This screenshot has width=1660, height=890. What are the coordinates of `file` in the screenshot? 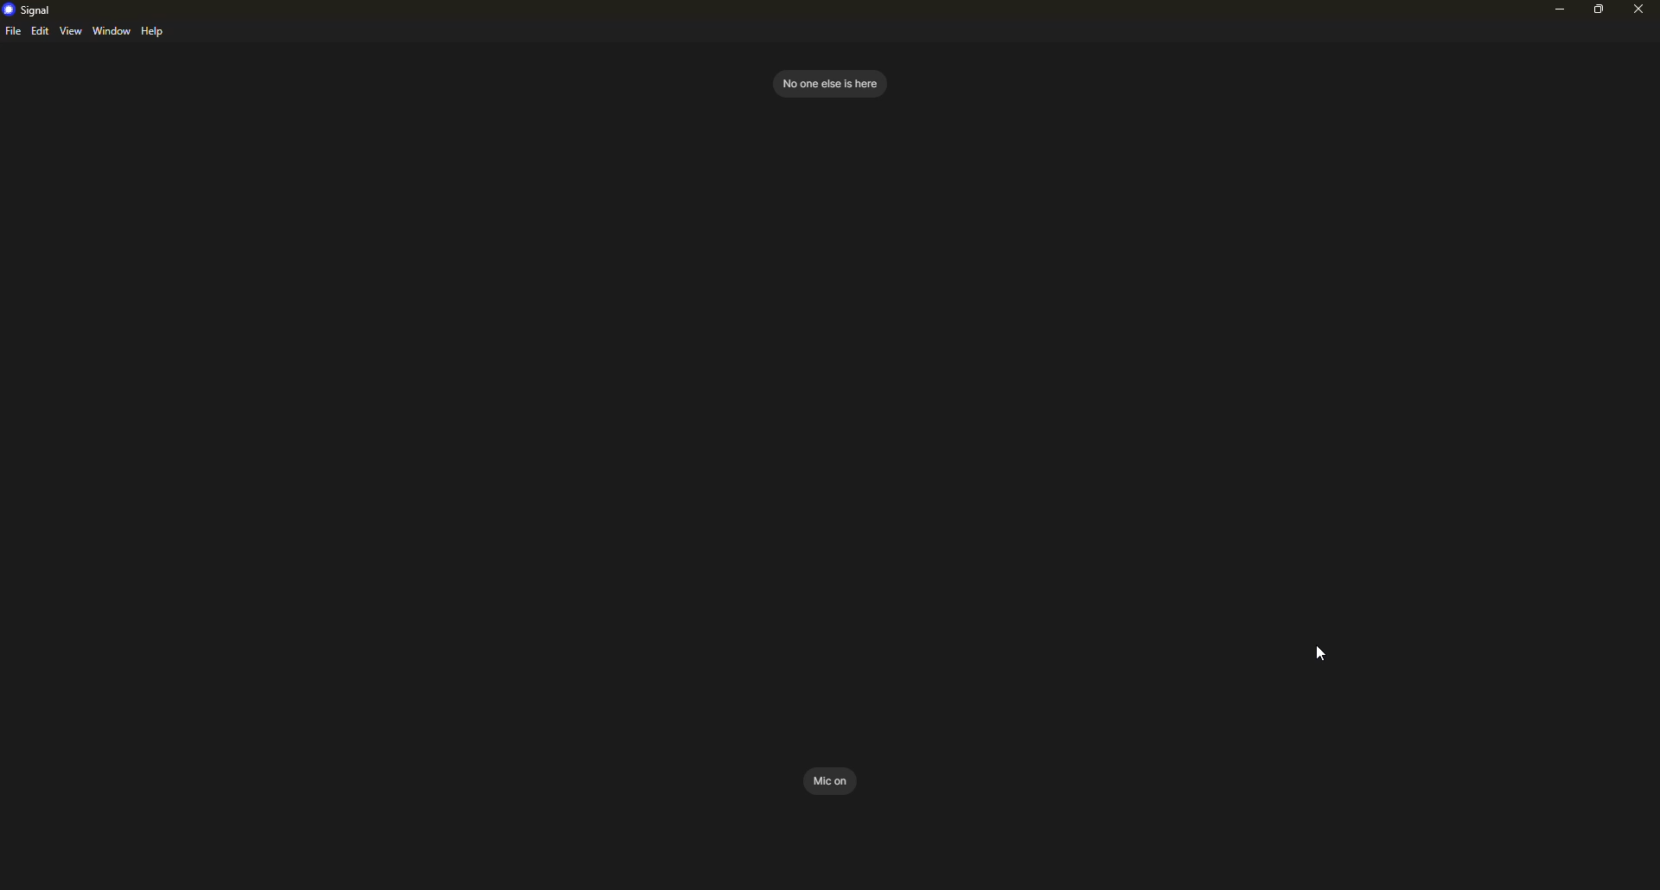 It's located at (13, 33).